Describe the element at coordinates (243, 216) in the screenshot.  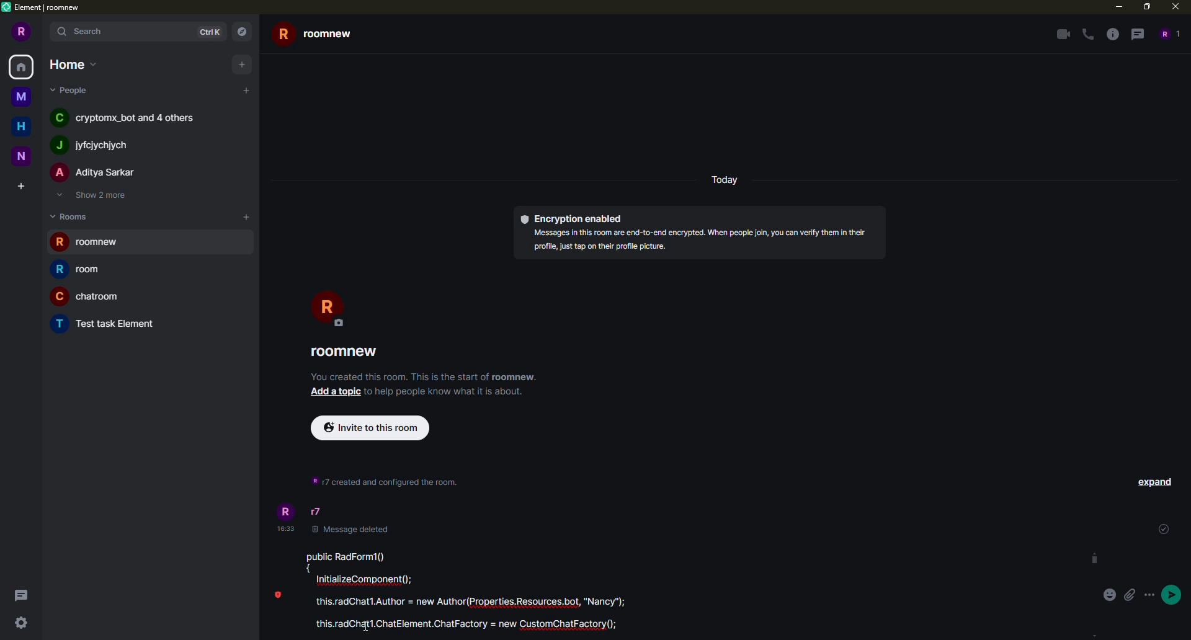
I see `add` at that location.